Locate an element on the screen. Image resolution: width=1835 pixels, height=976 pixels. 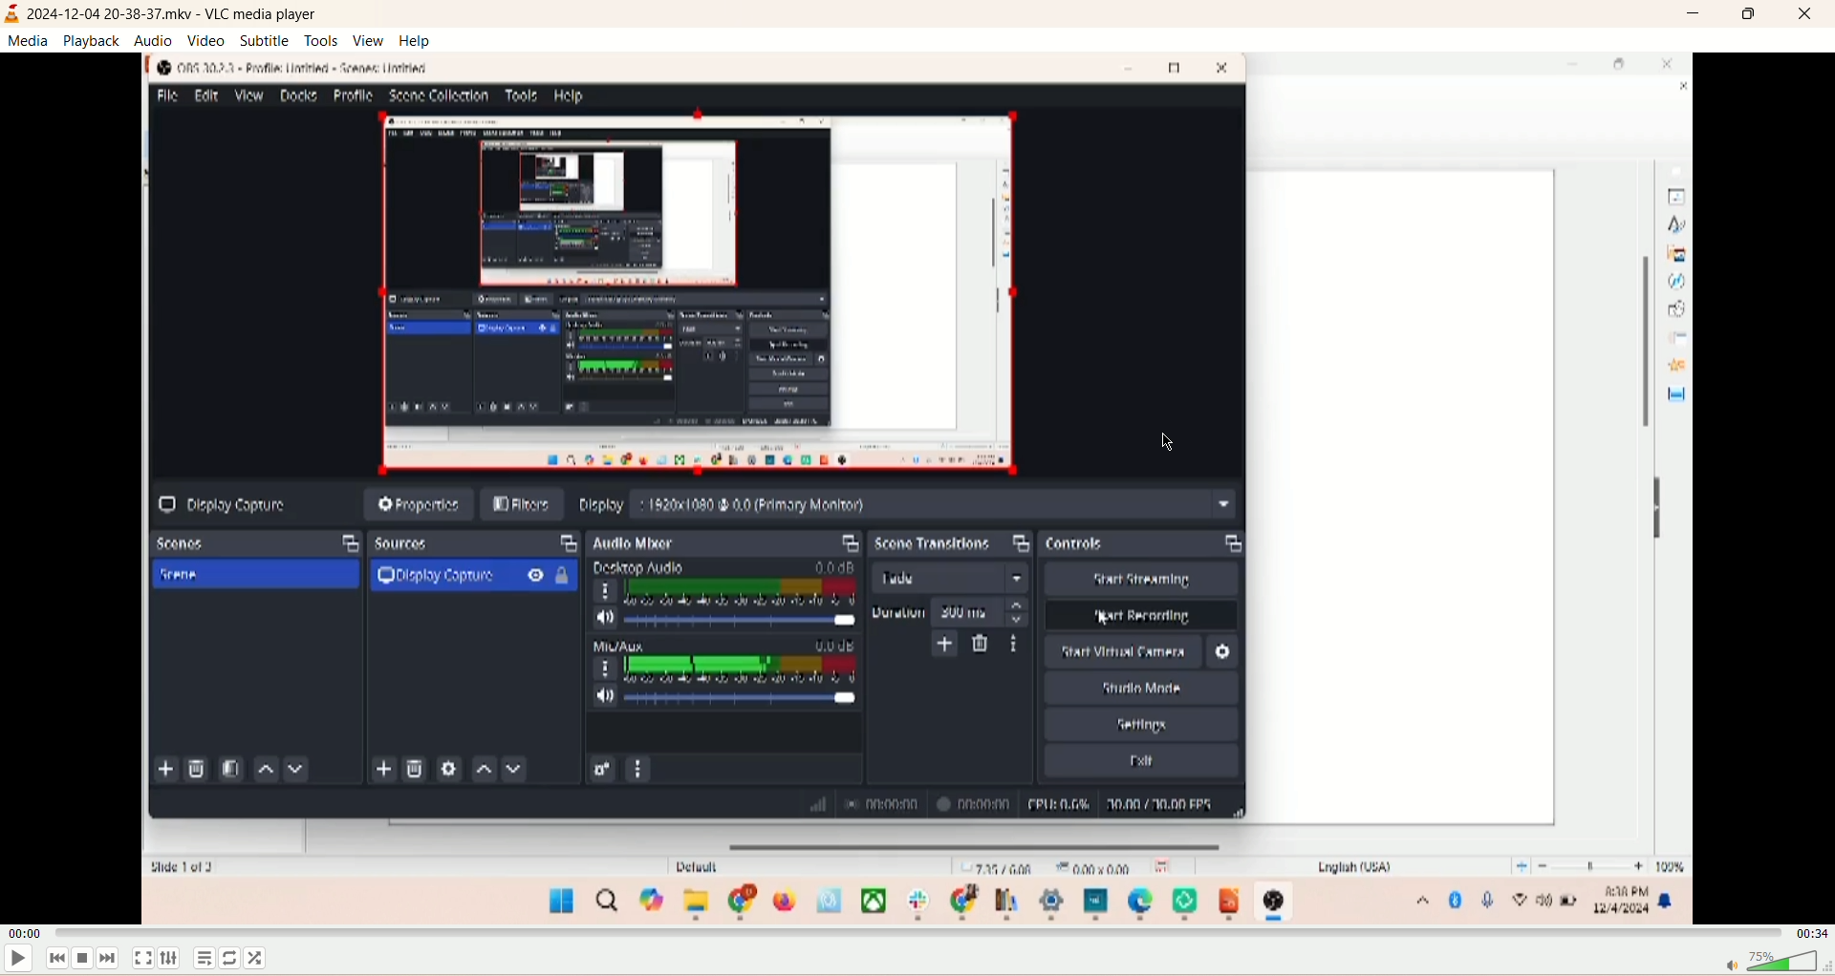
close is located at coordinates (1799, 14).